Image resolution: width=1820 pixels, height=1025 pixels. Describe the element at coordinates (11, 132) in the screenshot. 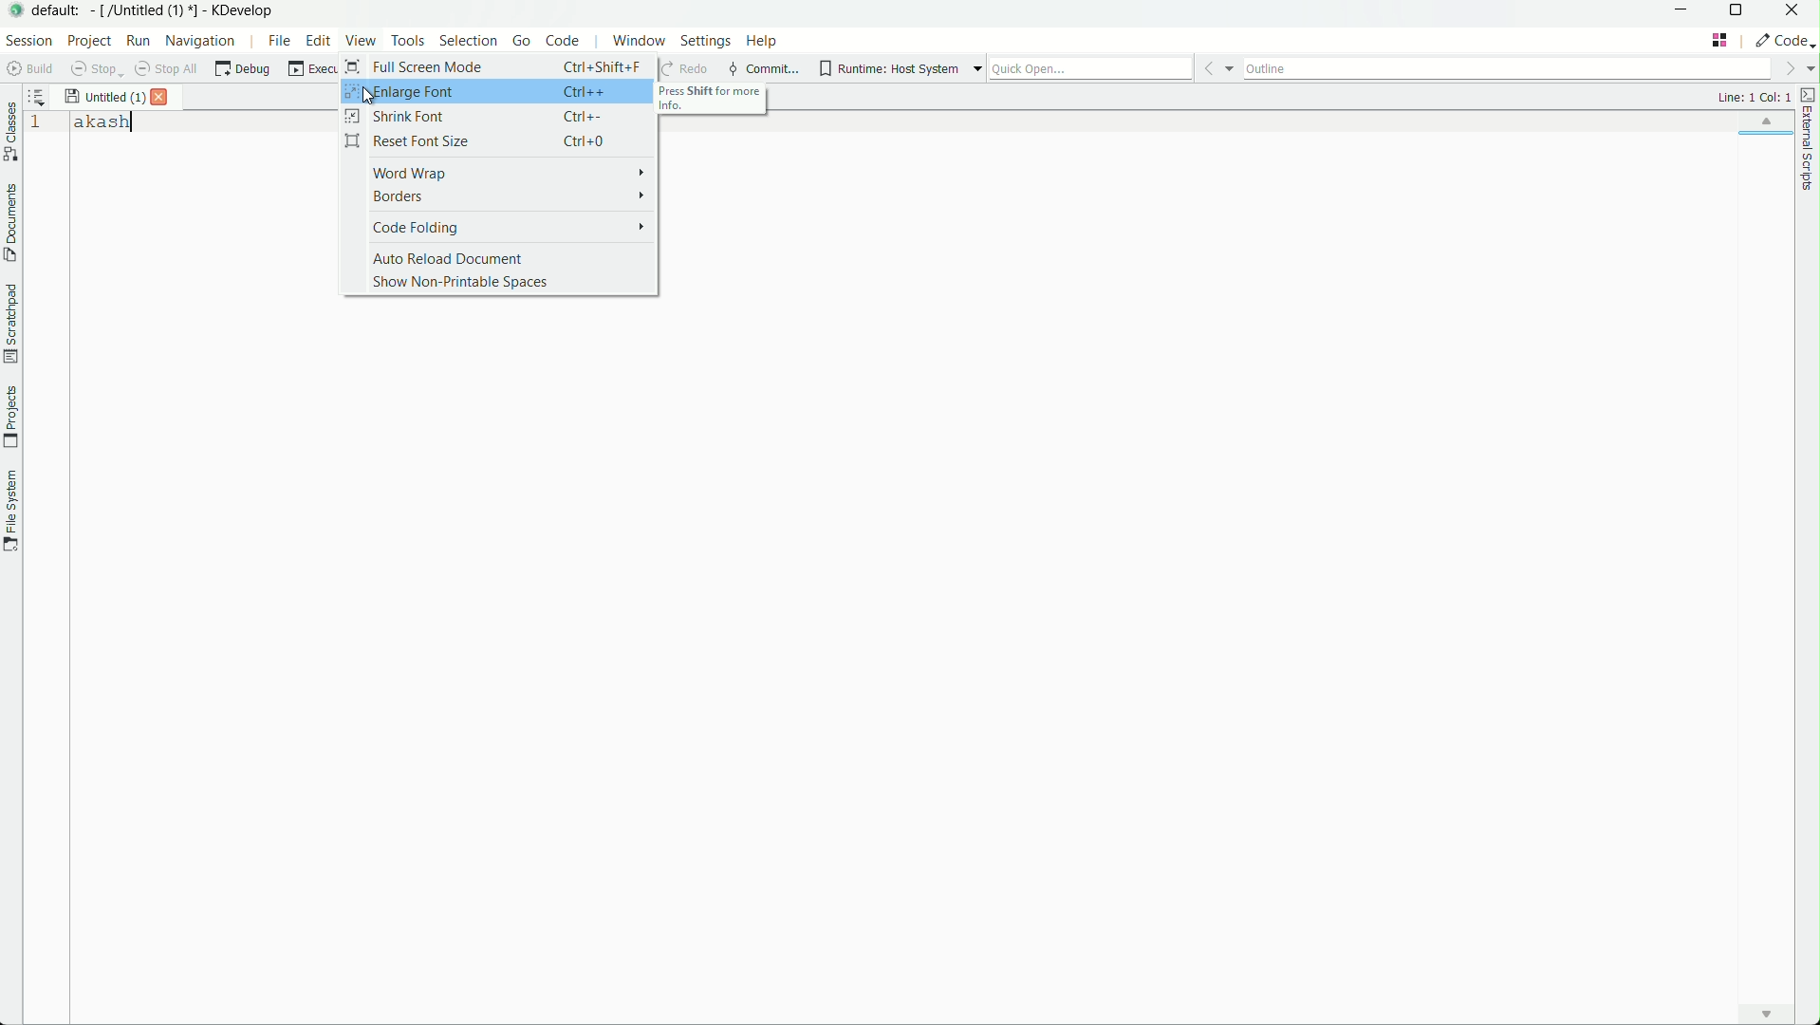

I see `classes` at that location.